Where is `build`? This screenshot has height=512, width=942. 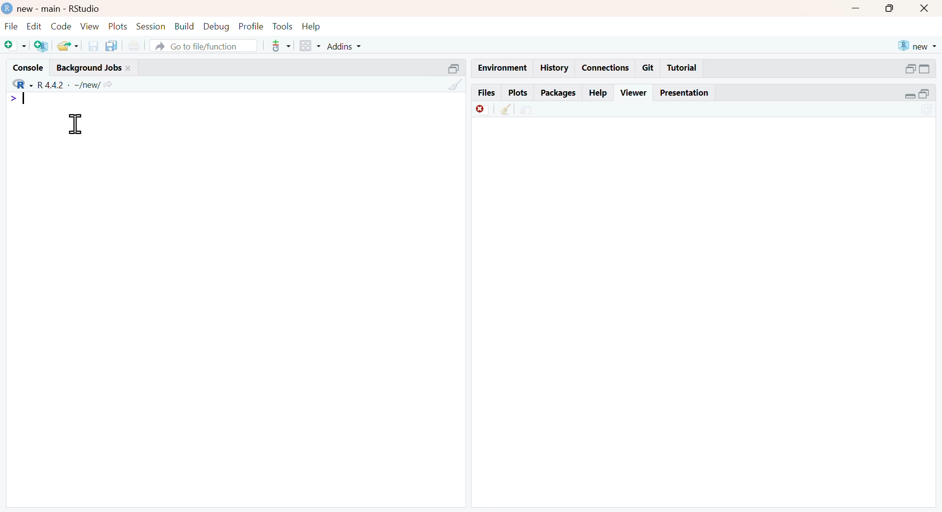 build is located at coordinates (184, 26).